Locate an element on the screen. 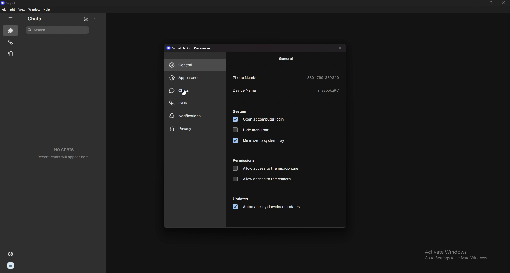 The width and height of the screenshot is (510, 273). general is located at coordinates (195, 65).